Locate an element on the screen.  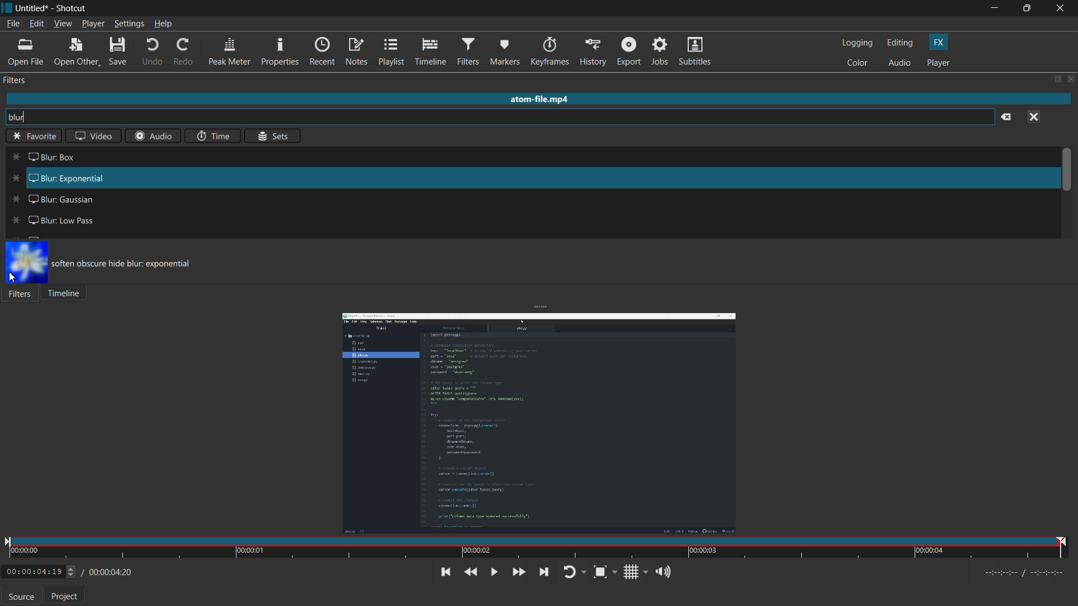
atom-file.mp4 (file name) is located at coordinates (540, 98).